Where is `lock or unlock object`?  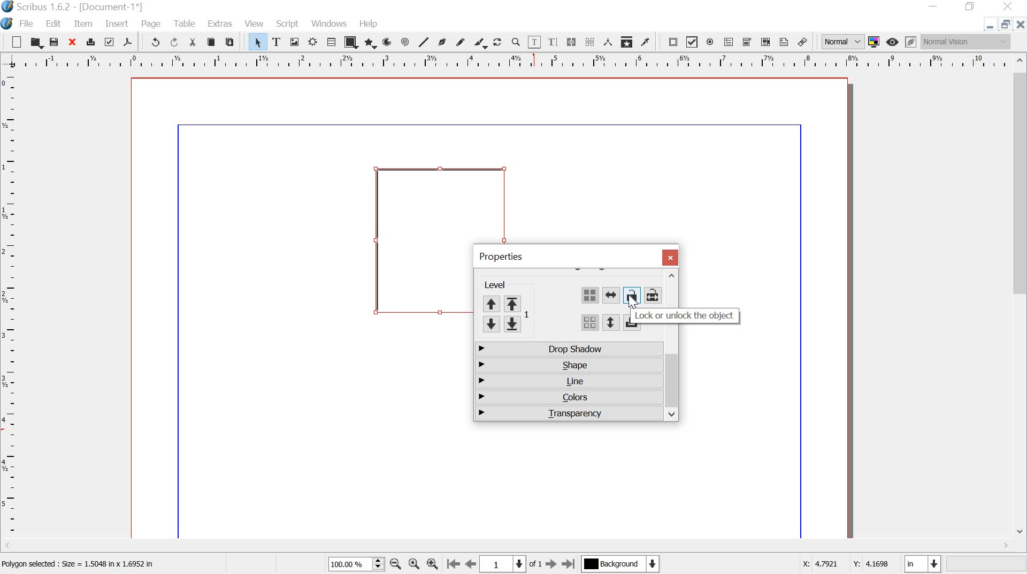
lock or unlock object is located at coordinates (685, 314).